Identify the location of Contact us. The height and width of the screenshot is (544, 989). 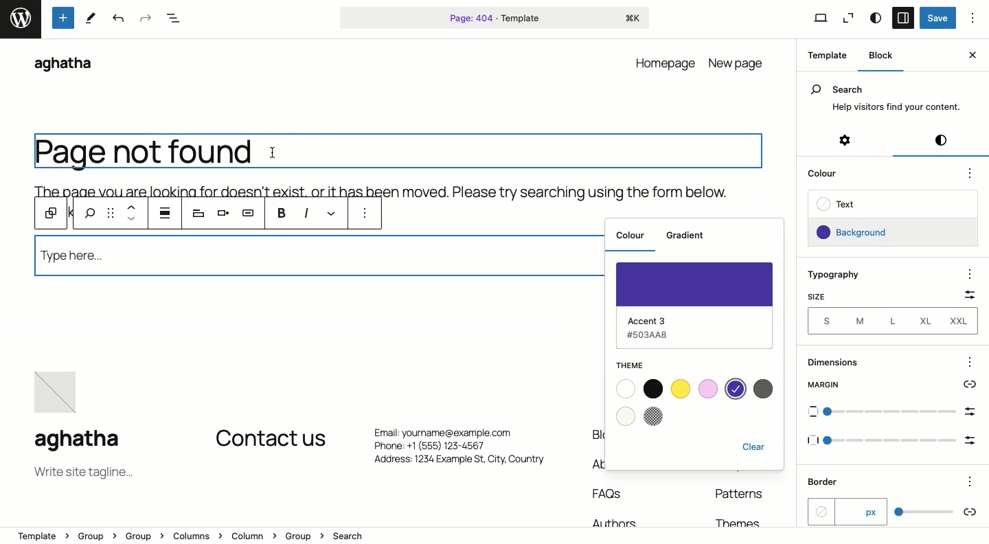
(271, 440).